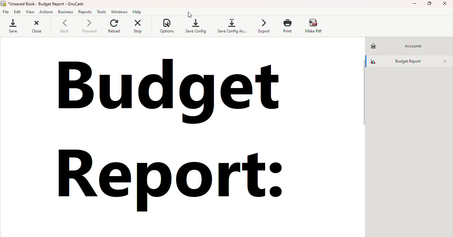 Image resolution: width=453 pixels, height=237 pixels. Describe the element at coordinates (444, 61) in the screenshot. I see `Close` at that location.